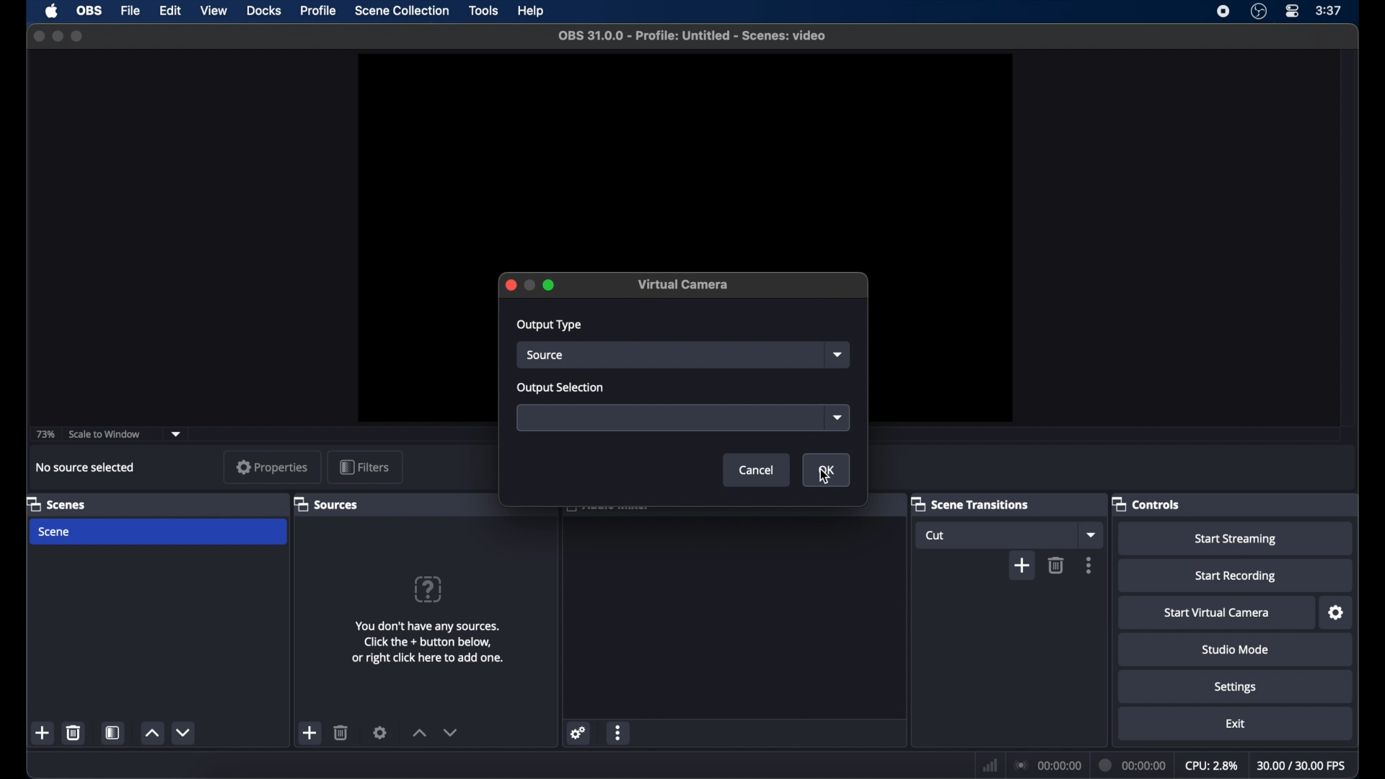  I want to click on scene, so click(55, 532).